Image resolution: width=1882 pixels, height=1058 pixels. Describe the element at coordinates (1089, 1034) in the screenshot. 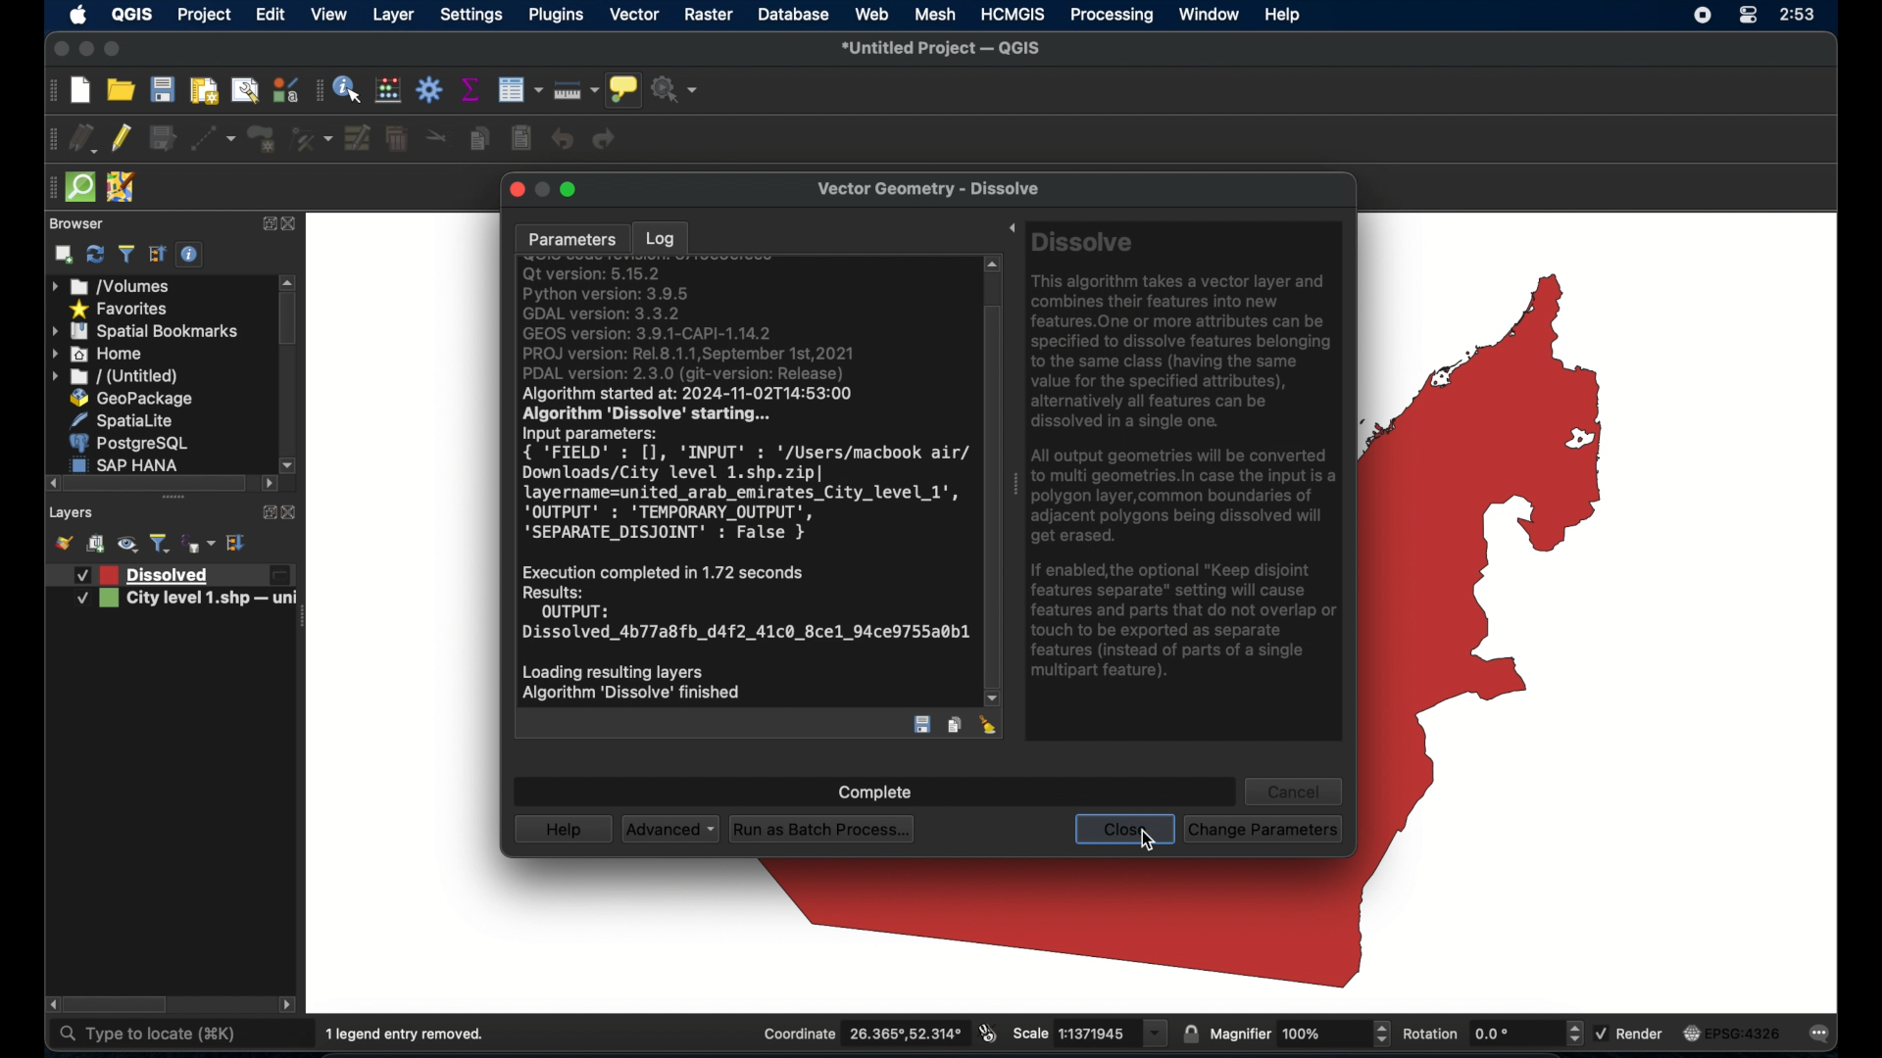

I see `scale` at that location.